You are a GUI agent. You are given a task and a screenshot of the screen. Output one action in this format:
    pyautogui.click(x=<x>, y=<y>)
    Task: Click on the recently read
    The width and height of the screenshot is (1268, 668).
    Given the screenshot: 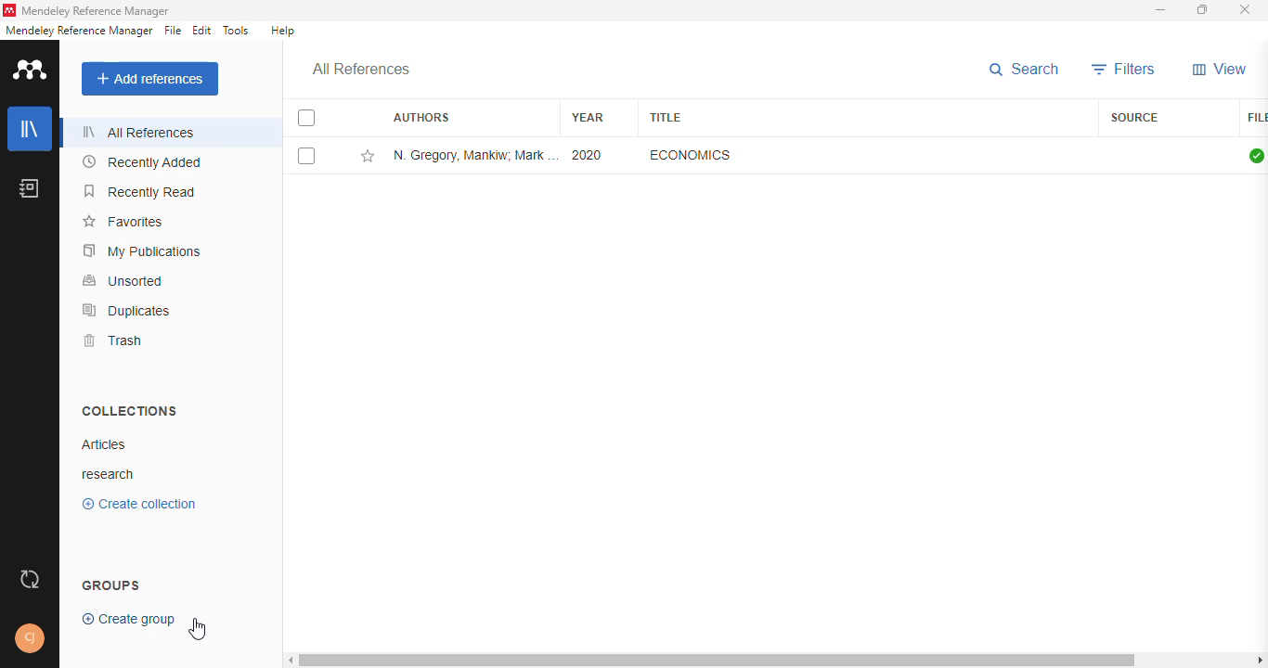 What is the action you would take?
    pyautogui.click(x=140, y=191)
    